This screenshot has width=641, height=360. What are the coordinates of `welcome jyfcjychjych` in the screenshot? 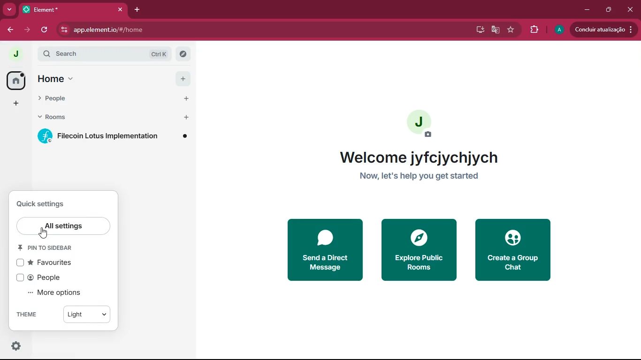 It's located at (420, 158).